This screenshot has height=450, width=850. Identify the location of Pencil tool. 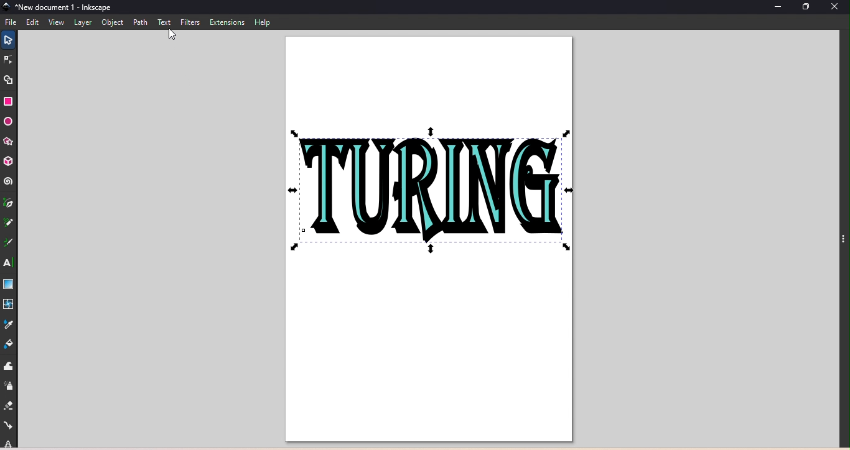
(9, 226).